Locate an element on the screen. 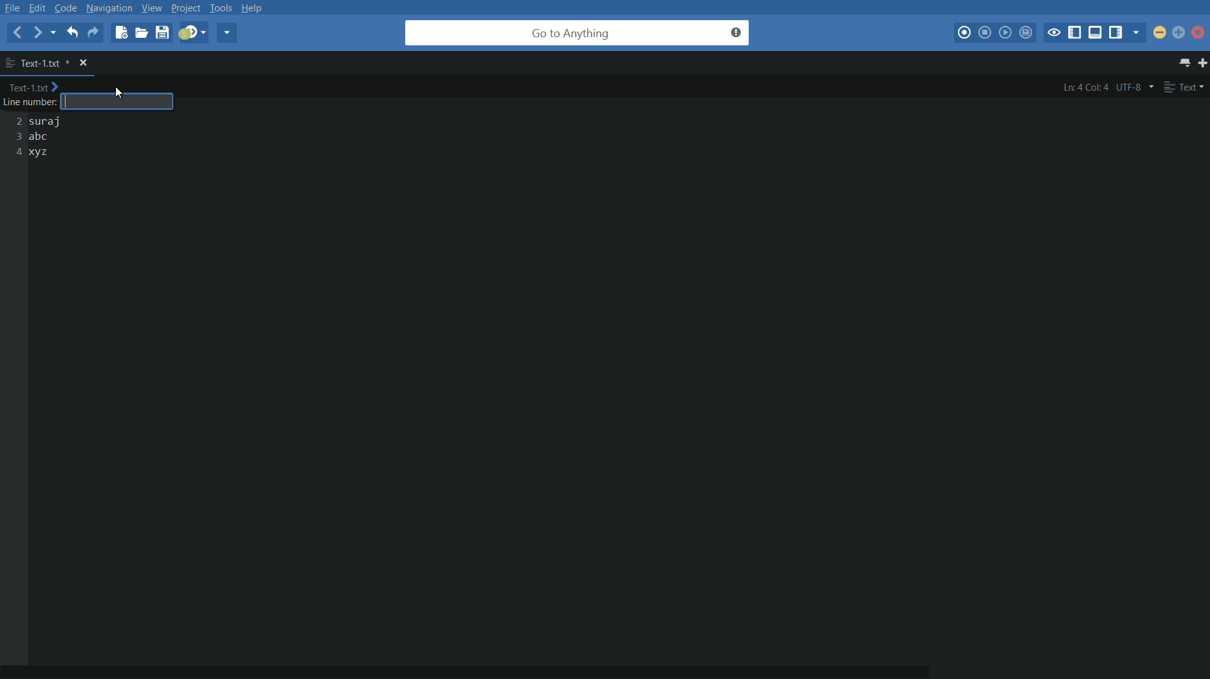  show/hide bottom panel is located at coordinates (1096, 33).